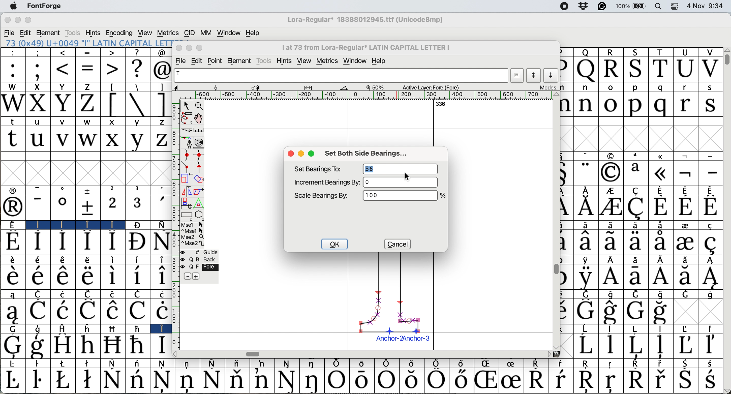 Image resolution: width=731 pixels, height=394 pixels. Describe the element at coordinates (548, 354) in the screenshot. I see `` at that location.